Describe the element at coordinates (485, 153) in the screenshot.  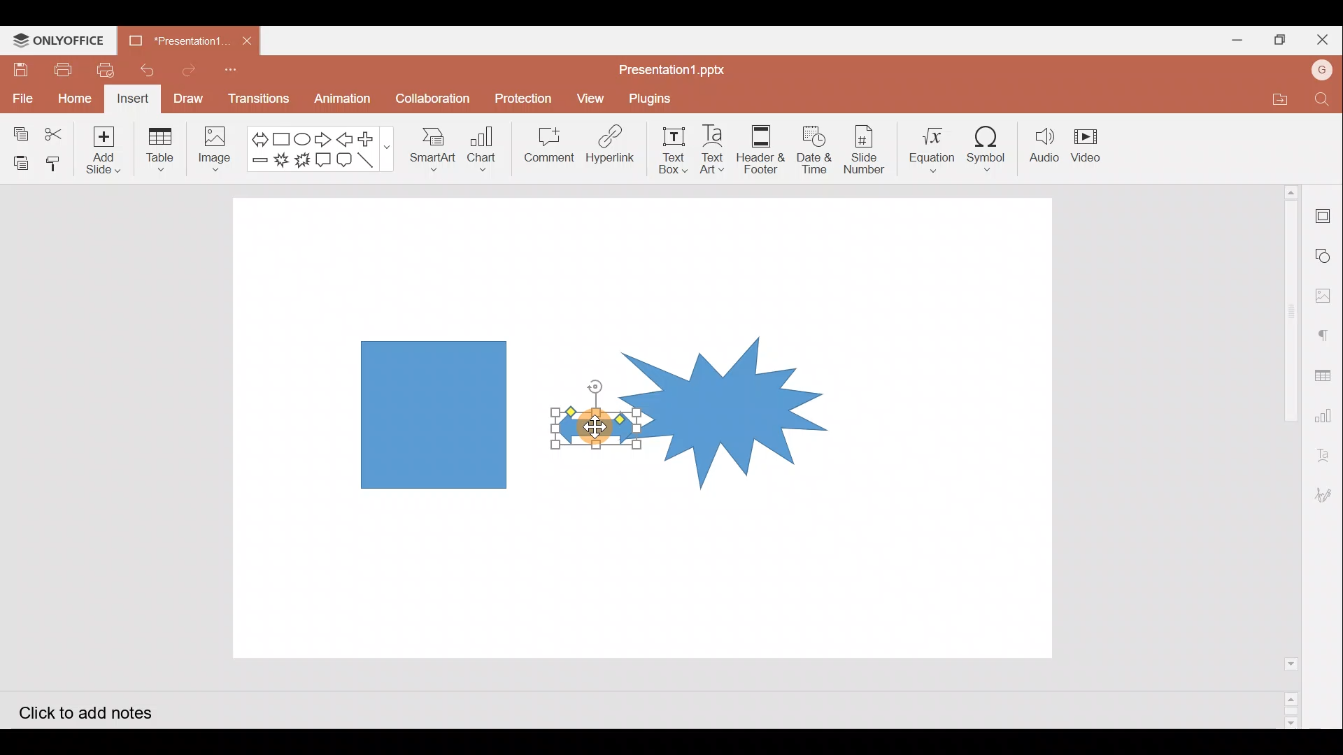
I see `Chart` at that location.